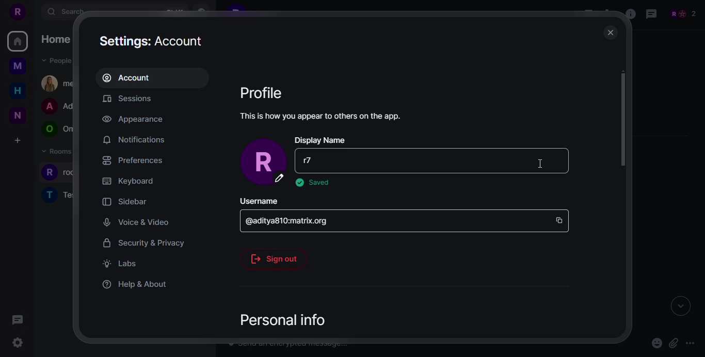 Image resolution: width=705 pixels, height=357 pixels. Describe the element at coordinates (131, 159) in the screenshot. I see `preferences` at that location.